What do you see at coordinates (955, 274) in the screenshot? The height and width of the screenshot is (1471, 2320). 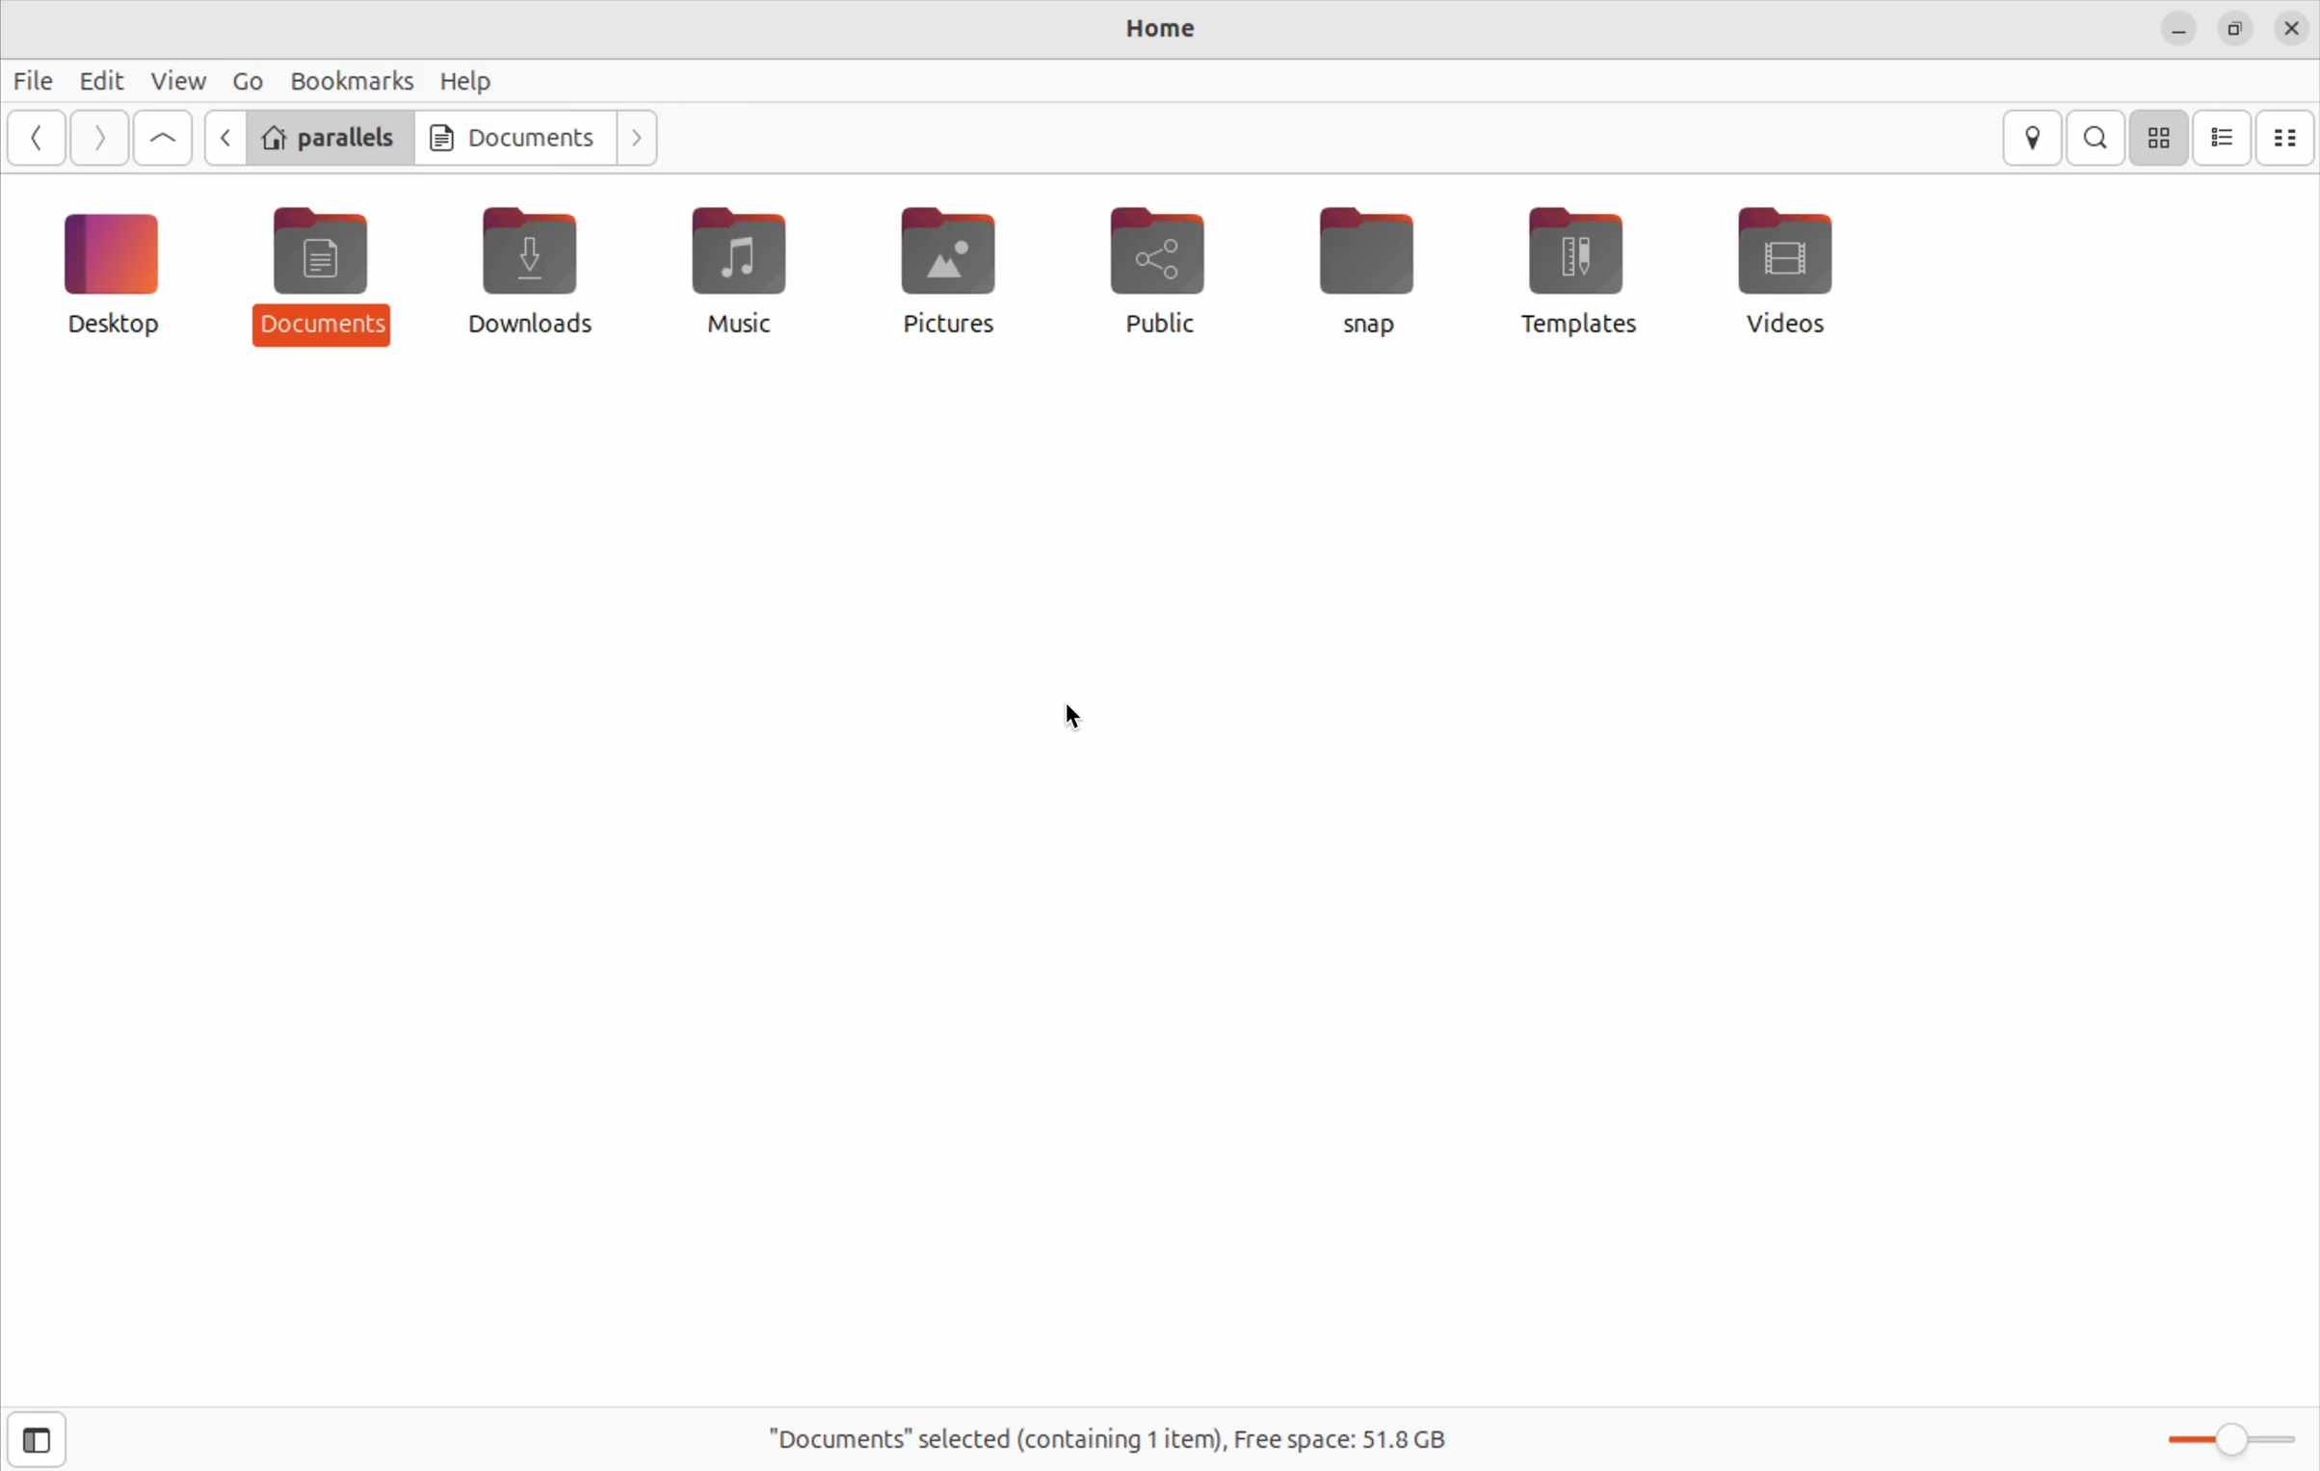 I see `Pictures` at bounding box center [955, 274].